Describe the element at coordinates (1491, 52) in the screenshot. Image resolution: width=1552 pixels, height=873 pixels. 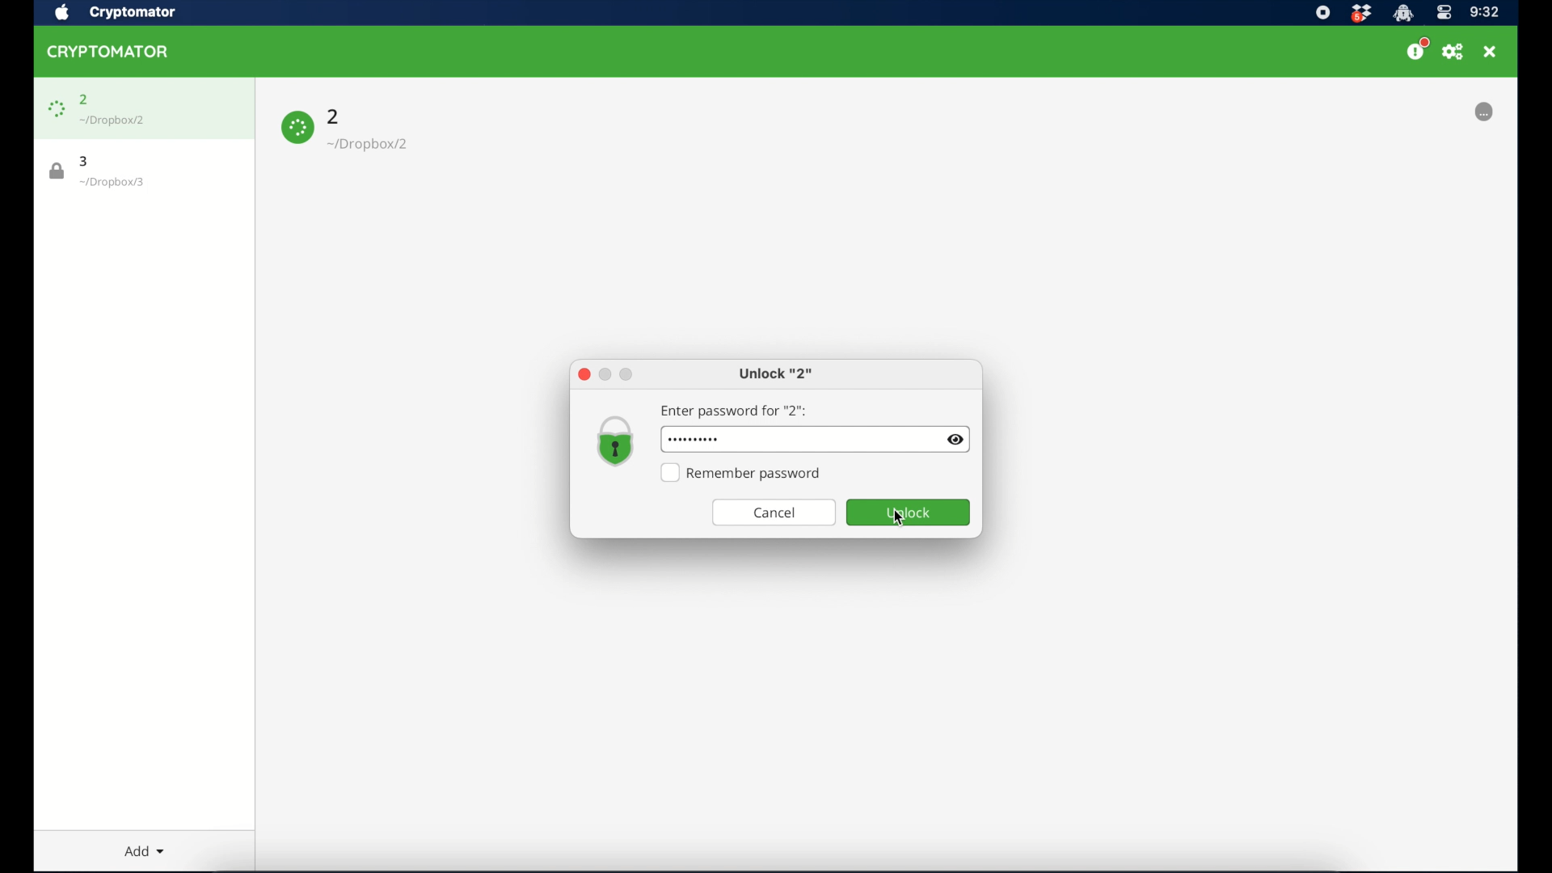
I see `close` at that location.